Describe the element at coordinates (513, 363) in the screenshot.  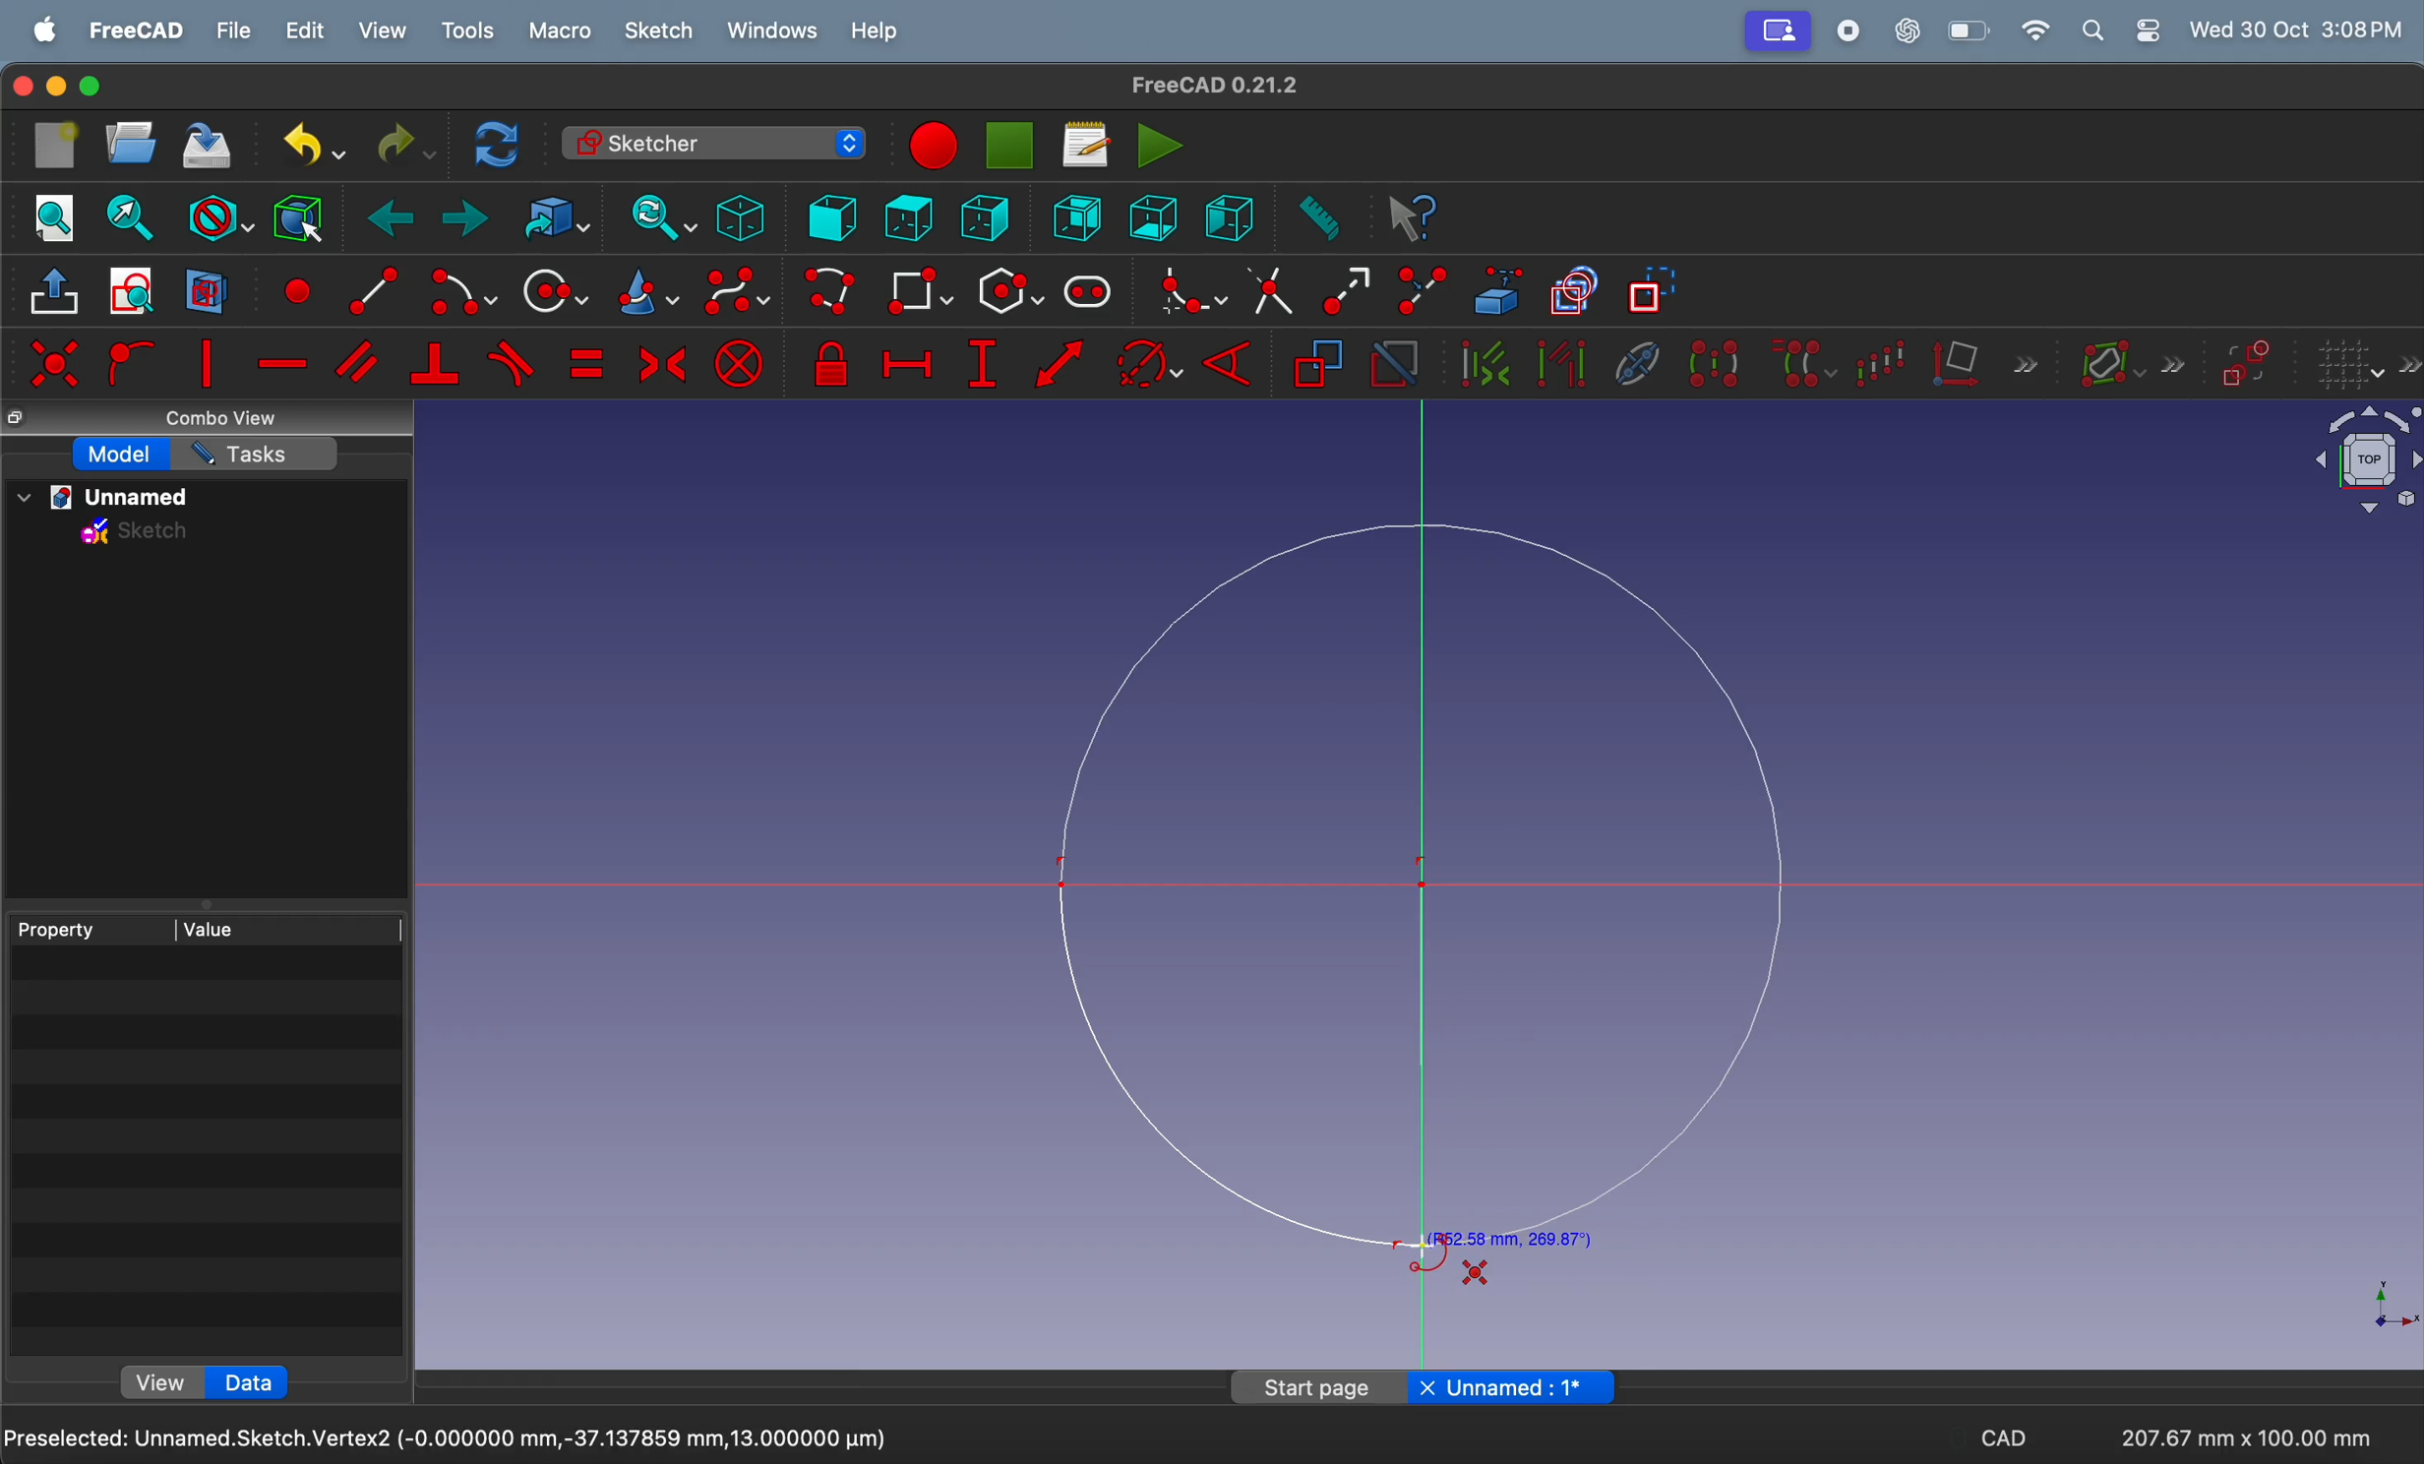
I see `constrain tangent` at that location.